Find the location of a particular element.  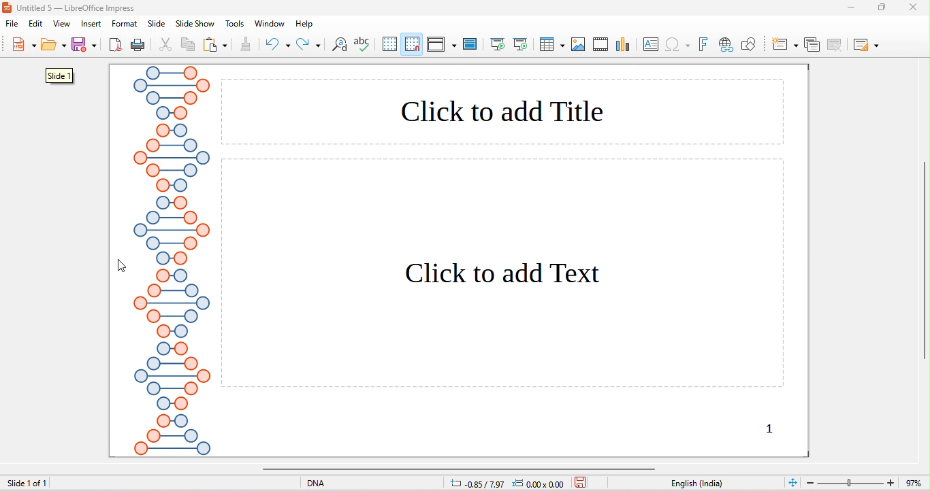

hyperlink is located at coordinates (725, 46).